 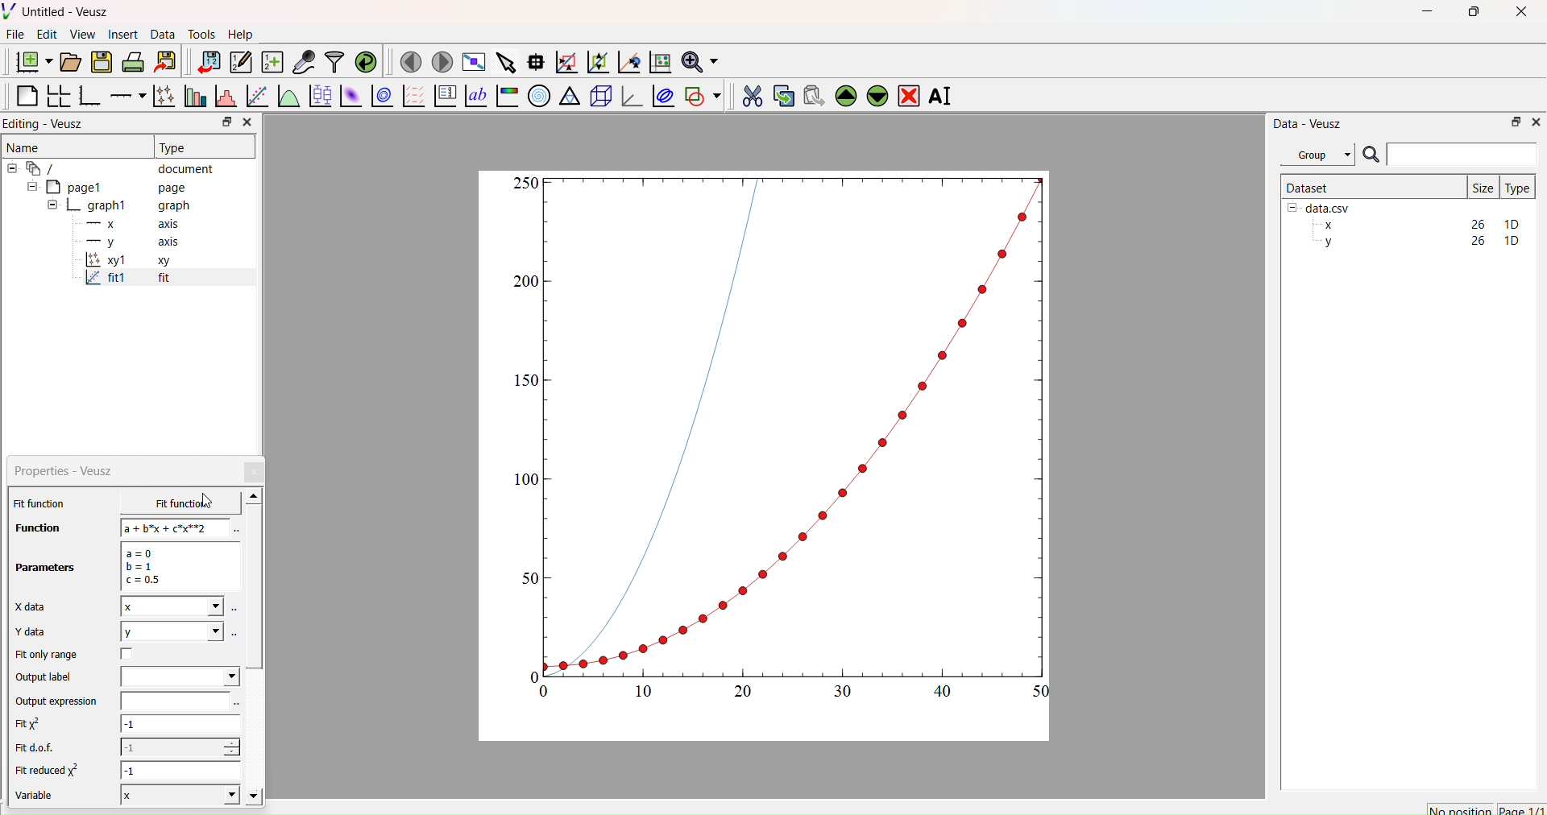 What do you see at coordinates (844, 93) in the screenshot?
I see `Up` at bounding box center [844, 93].